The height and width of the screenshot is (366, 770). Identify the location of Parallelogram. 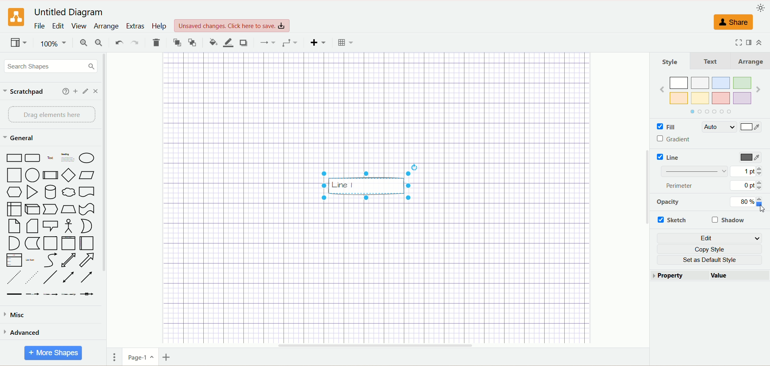
(87, 175).